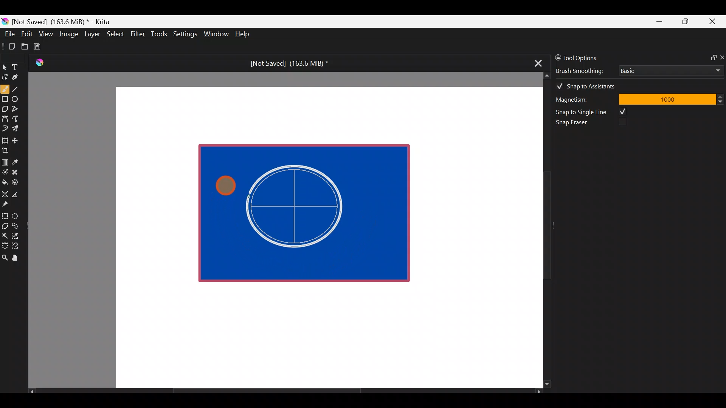  I want to click on Magnetism, so click(582, 98).